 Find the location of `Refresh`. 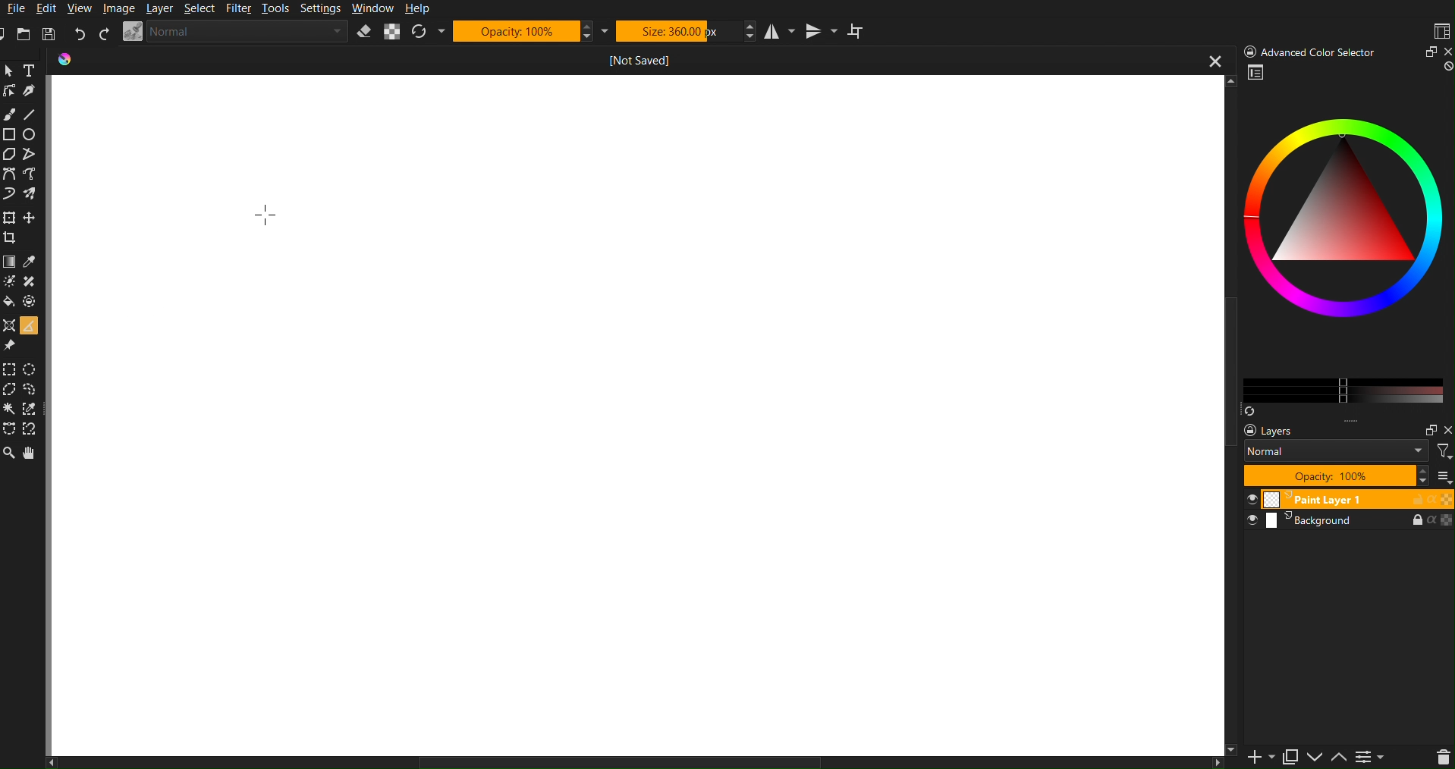

Refresh is located at coordinates (427, 32).